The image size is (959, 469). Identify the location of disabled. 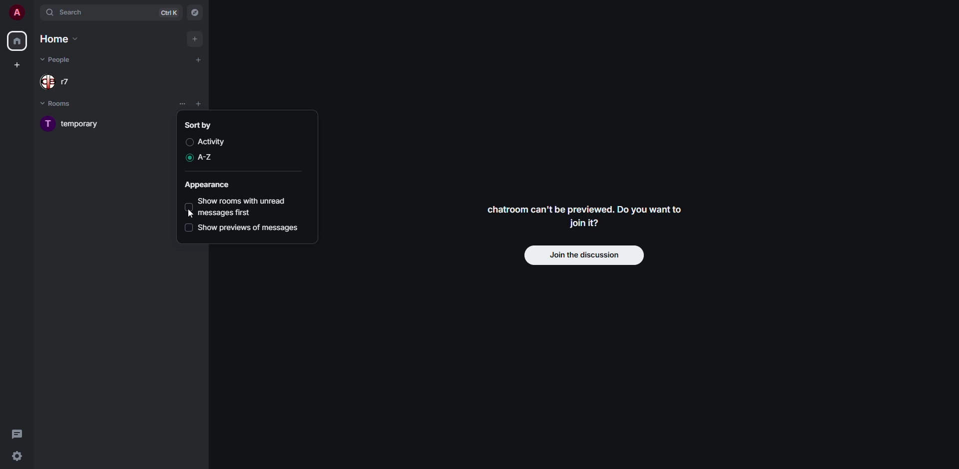
(188, 228).